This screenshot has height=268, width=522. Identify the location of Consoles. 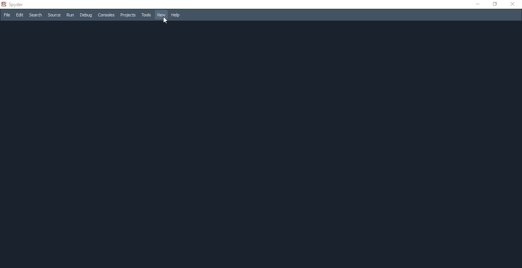
(107, 15).